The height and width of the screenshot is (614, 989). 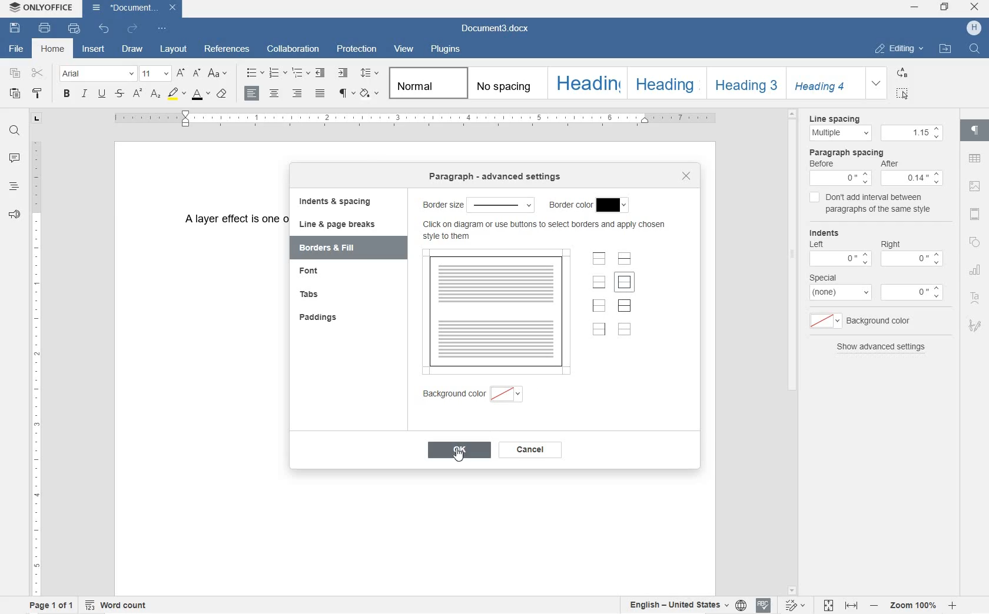 I want to click on SUPERSCRIPT, so click(x=137, y=94).